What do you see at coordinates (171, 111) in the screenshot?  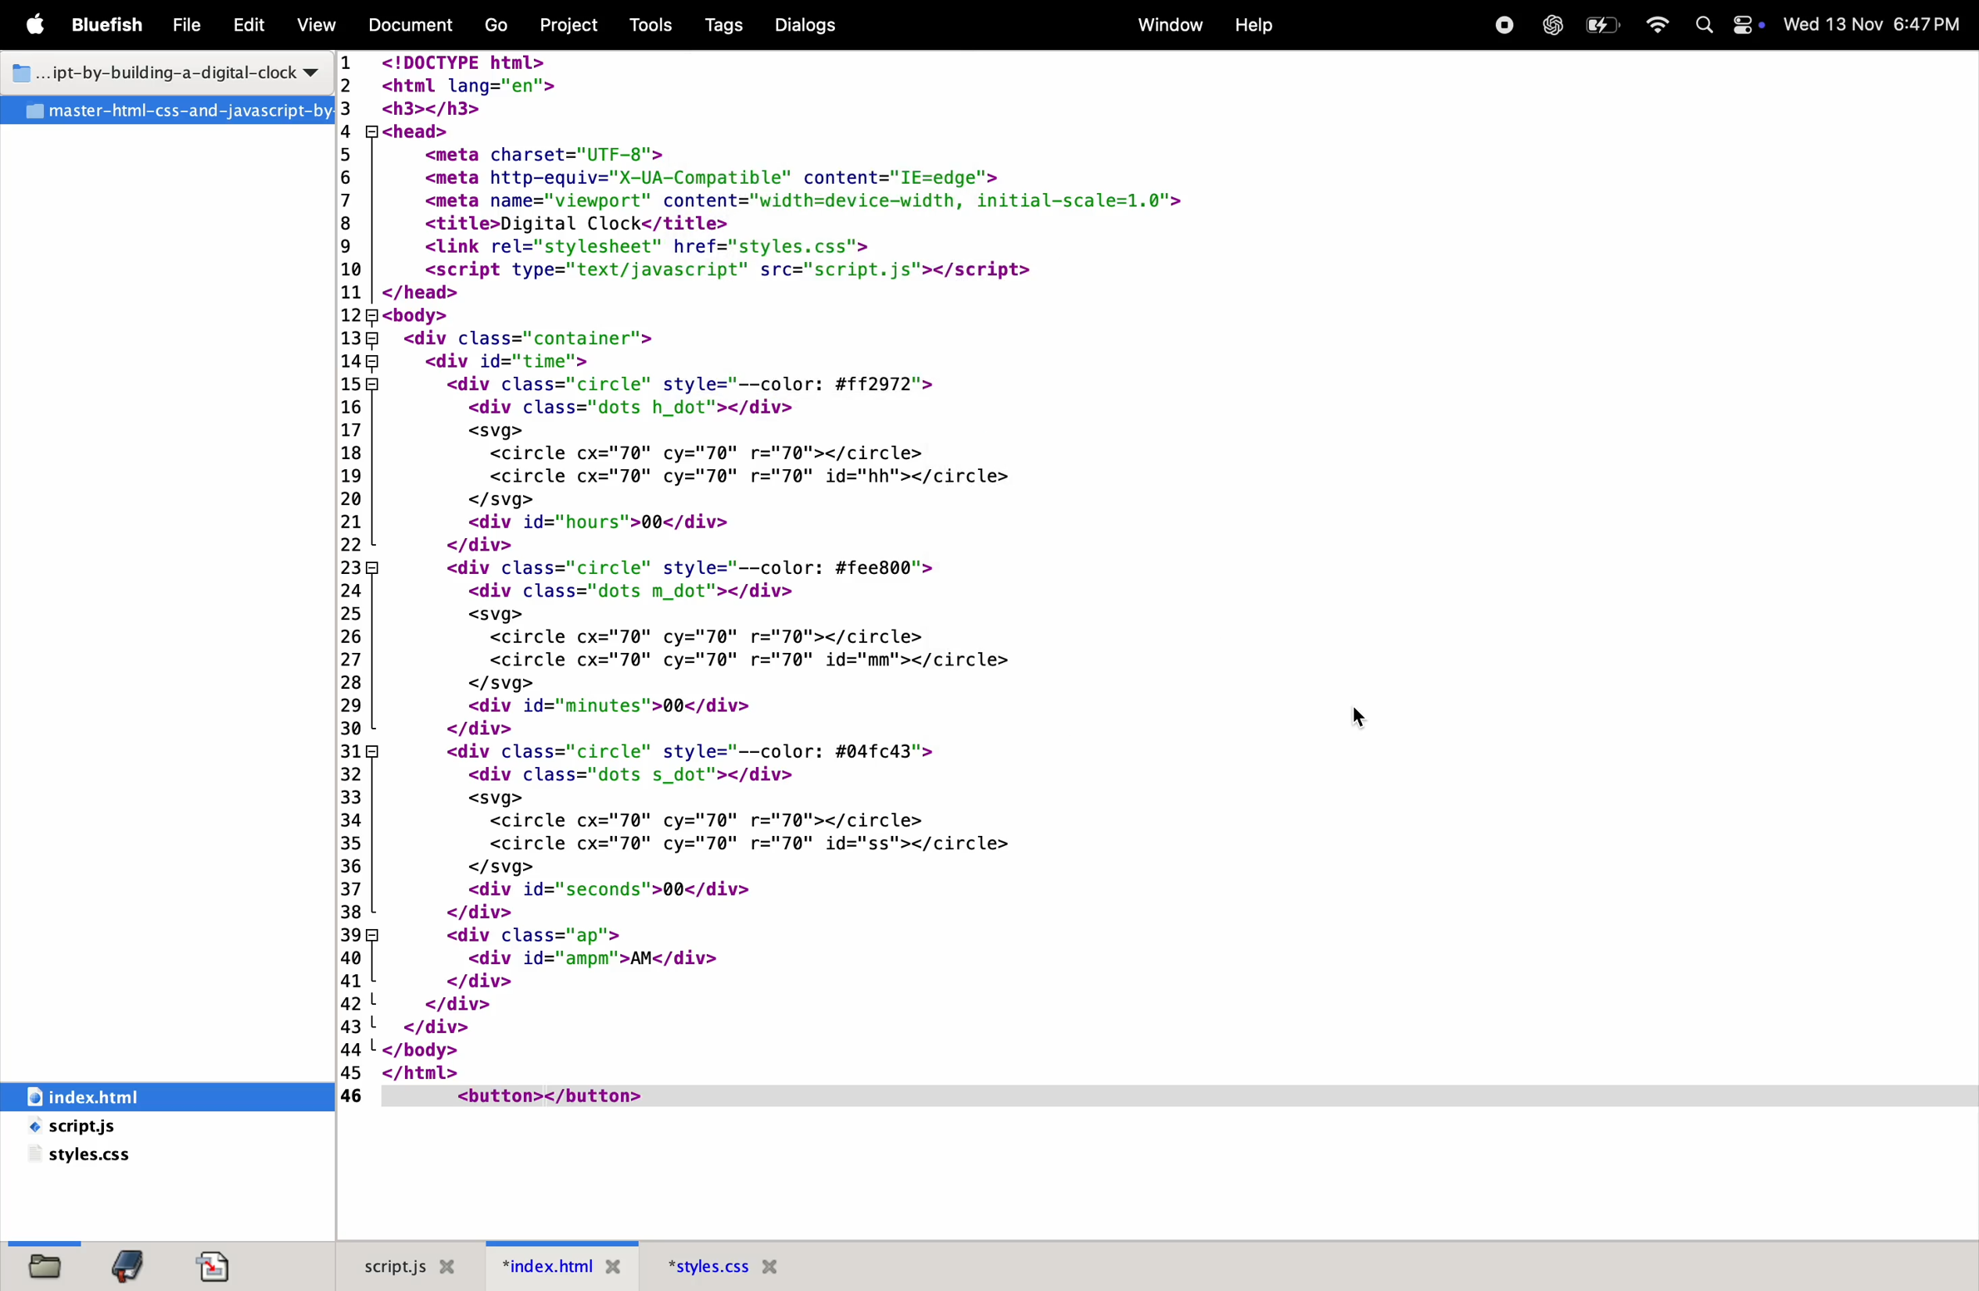 I see `File` at bounding box center [171, 111].